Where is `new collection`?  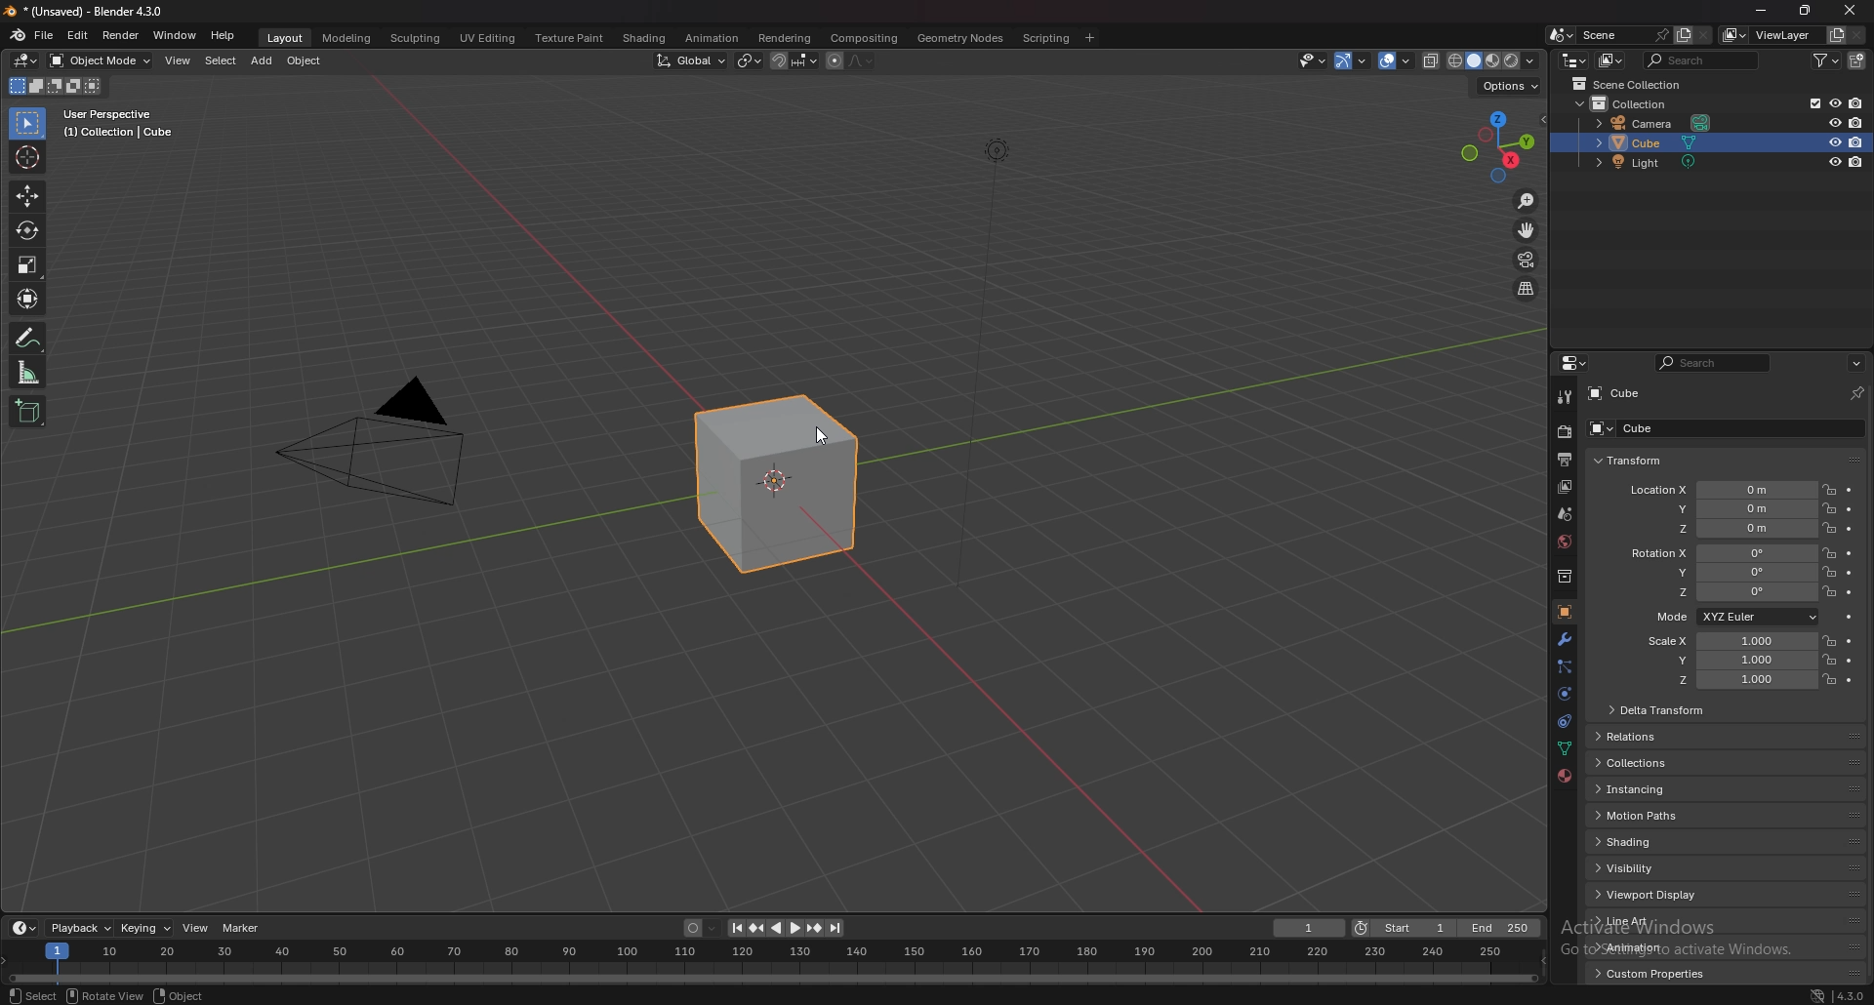
new collection is located at coordinates (1858, 60).